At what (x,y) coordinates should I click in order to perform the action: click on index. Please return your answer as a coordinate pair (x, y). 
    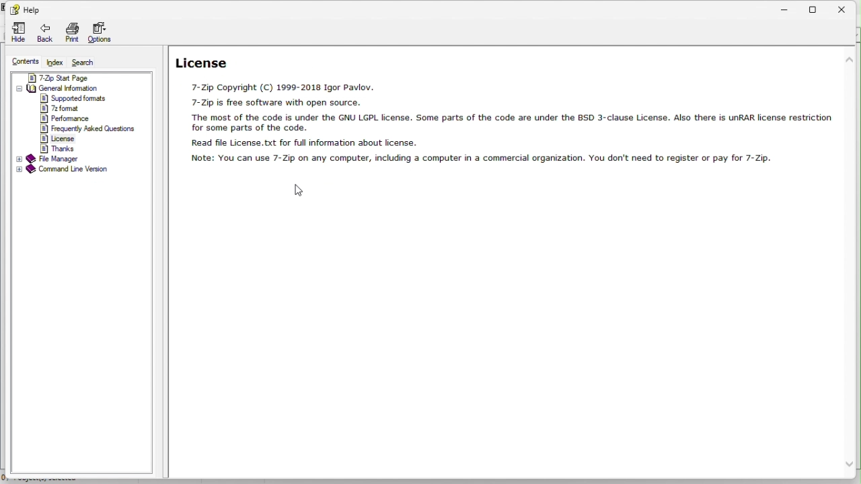
    Looking at the image, I should click on (55, 63).